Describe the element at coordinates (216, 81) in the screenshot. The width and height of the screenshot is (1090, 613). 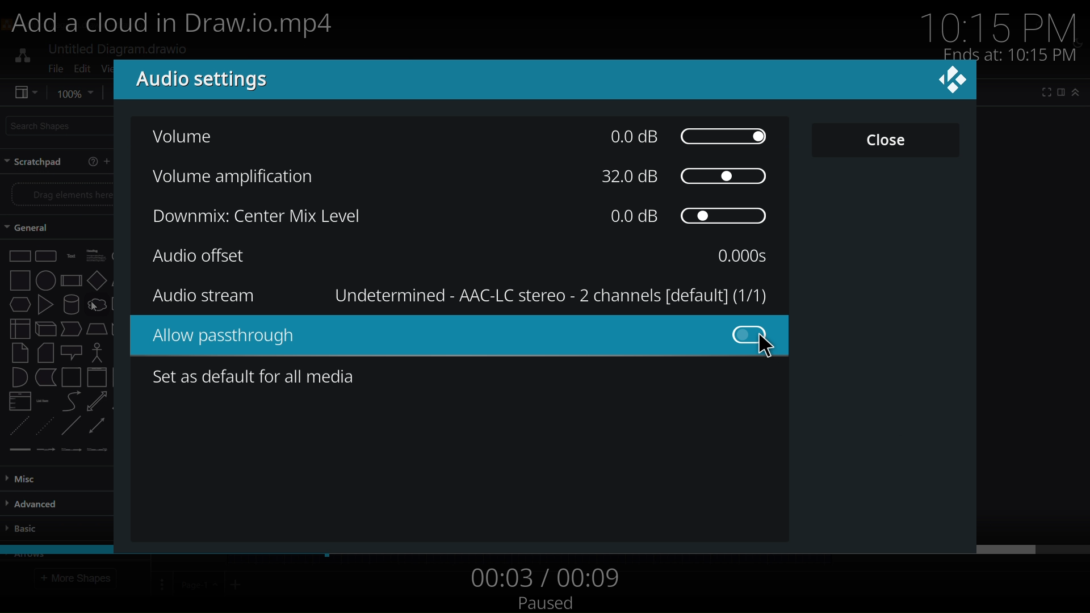
I see `audio setting` at that location.